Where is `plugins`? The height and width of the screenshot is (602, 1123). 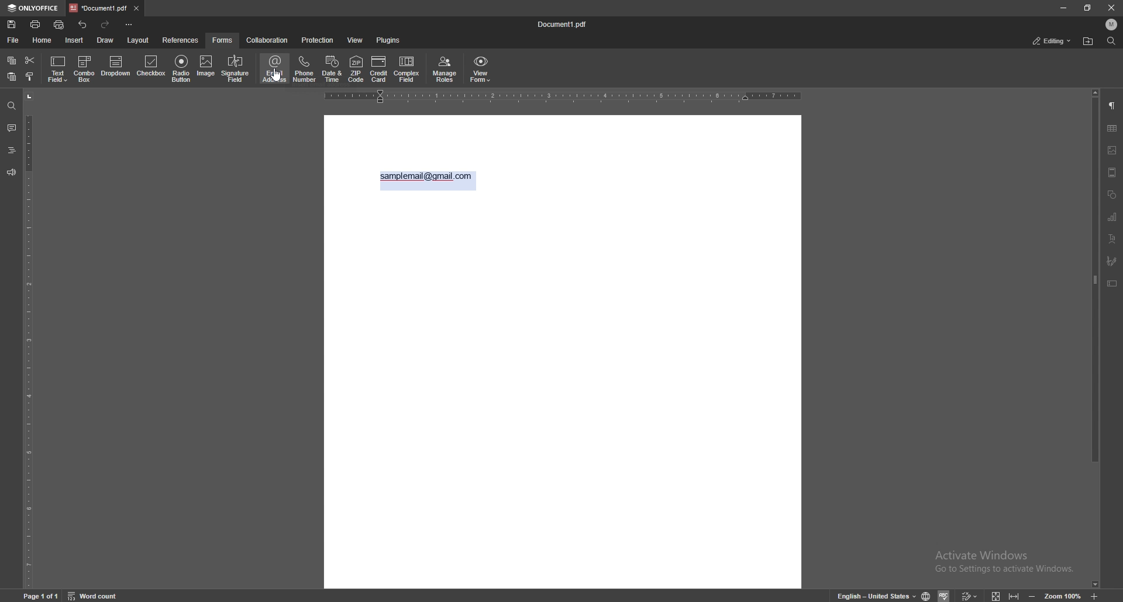
plugins is located at coordinates (388, 40).